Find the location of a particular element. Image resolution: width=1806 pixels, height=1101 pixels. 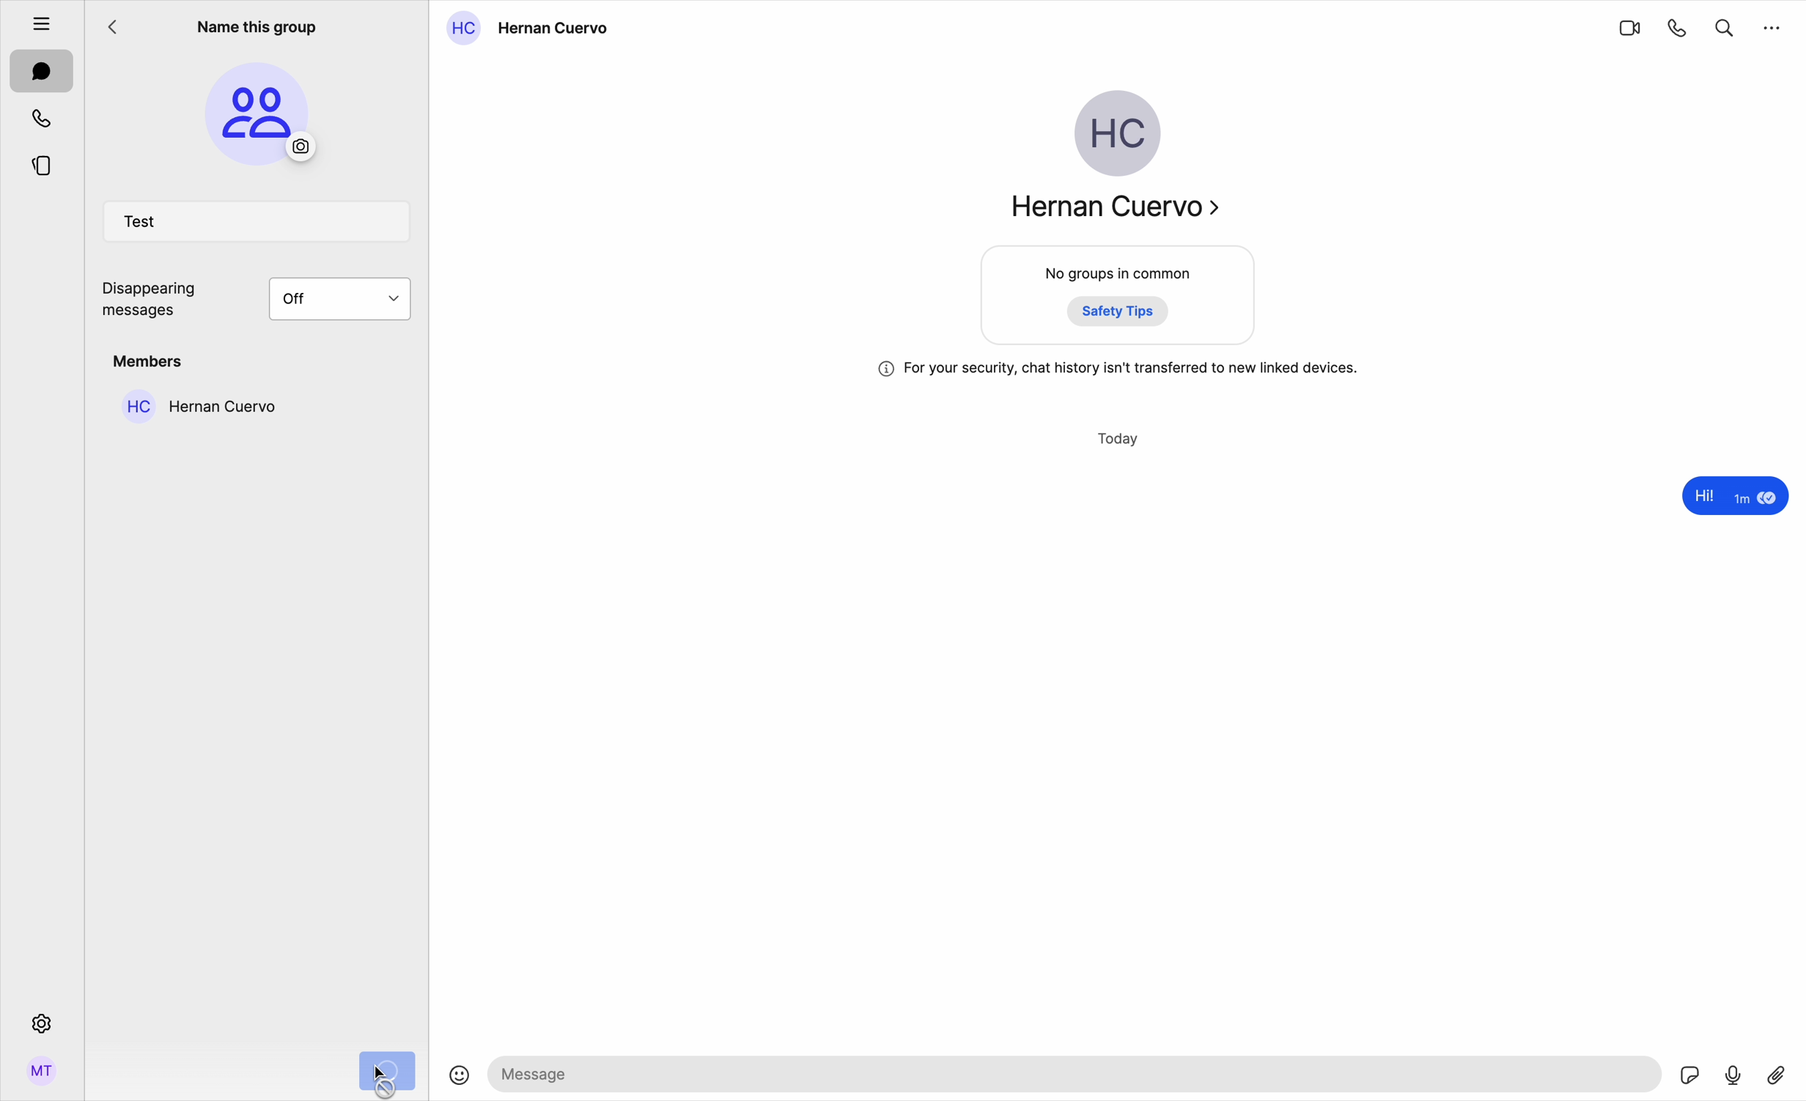

Test is located at coordinates (259, 224).